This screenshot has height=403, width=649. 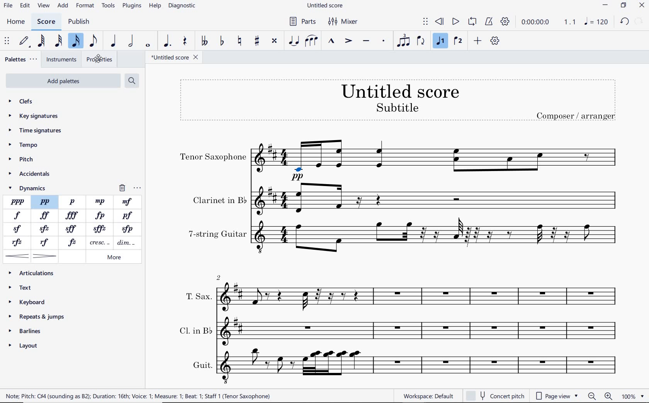 What do you see at coordinates (62, 81) in the screenshot?
I see `add palettes` at bounding box center [62, 81].